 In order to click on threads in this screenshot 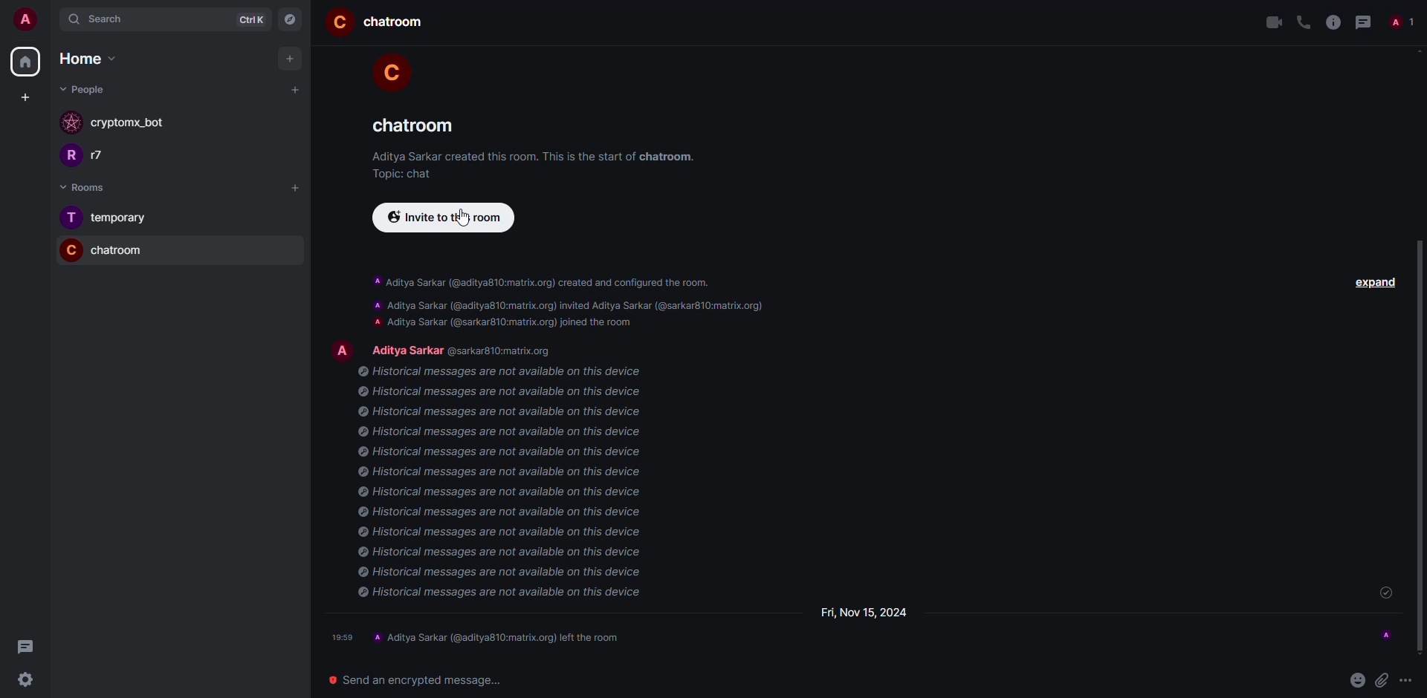, I will do `click(1362, 22)`.